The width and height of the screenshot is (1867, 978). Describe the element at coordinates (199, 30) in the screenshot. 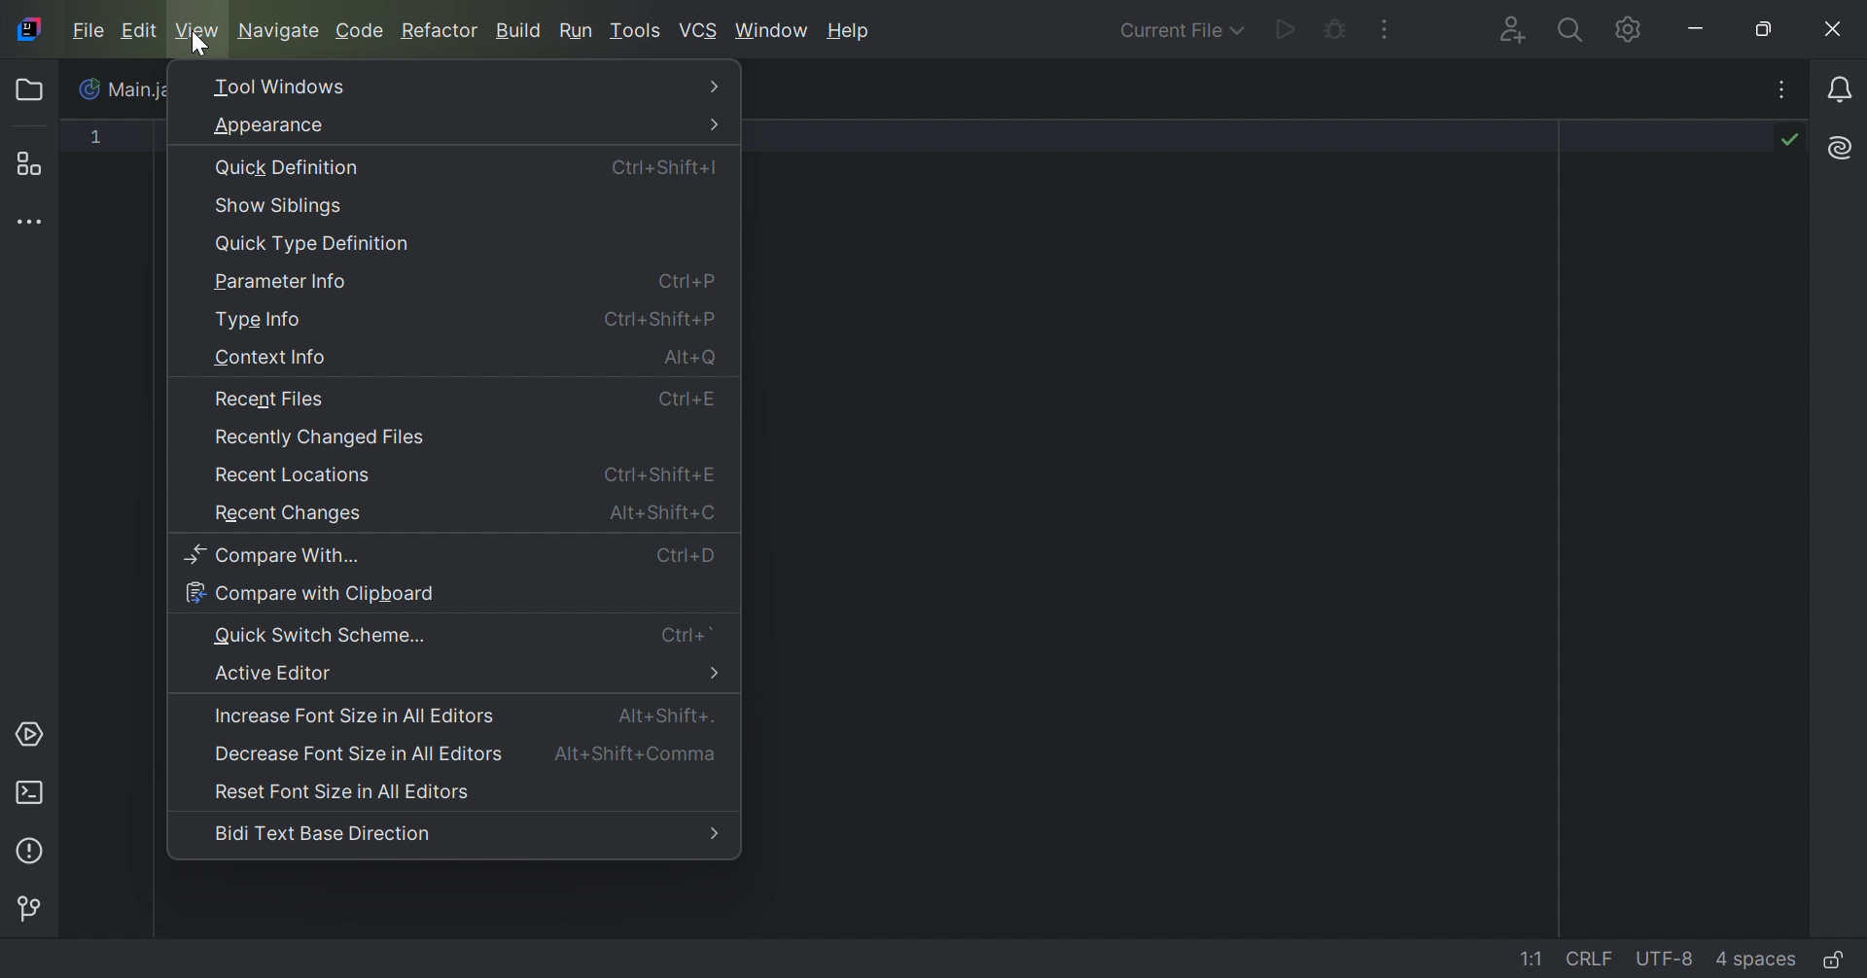

I see `View` at that location.